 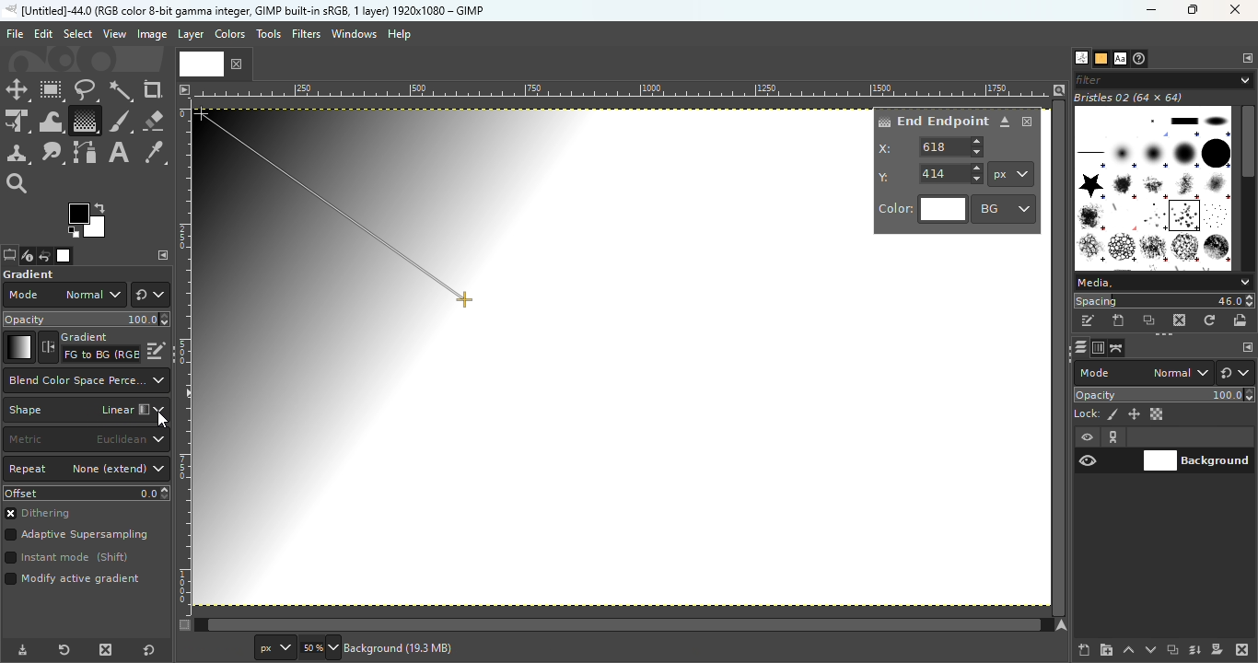 What do you see at coordinates (77, 537) in the screenshot?
I see `Adaptive supersampling` at bounding box center [77, 537].